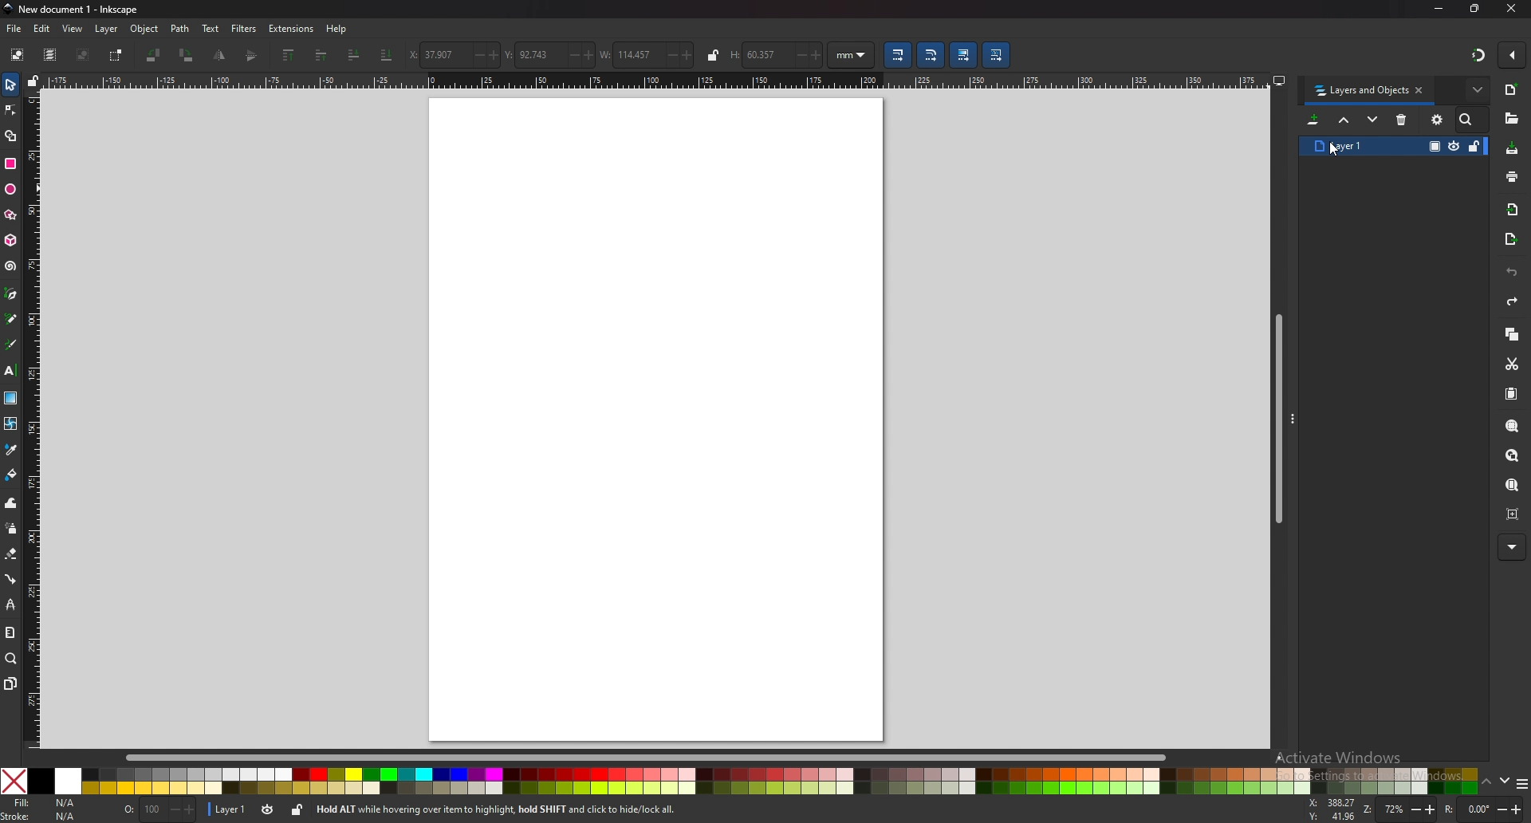  I want to click on copy, so click(1512, 333).